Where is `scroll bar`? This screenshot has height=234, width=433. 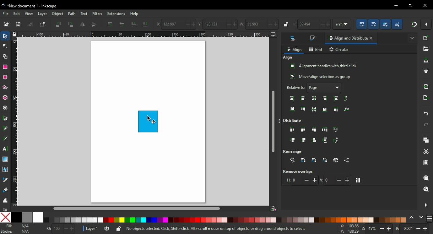
scroll bar is located at coordinates (141, 208).